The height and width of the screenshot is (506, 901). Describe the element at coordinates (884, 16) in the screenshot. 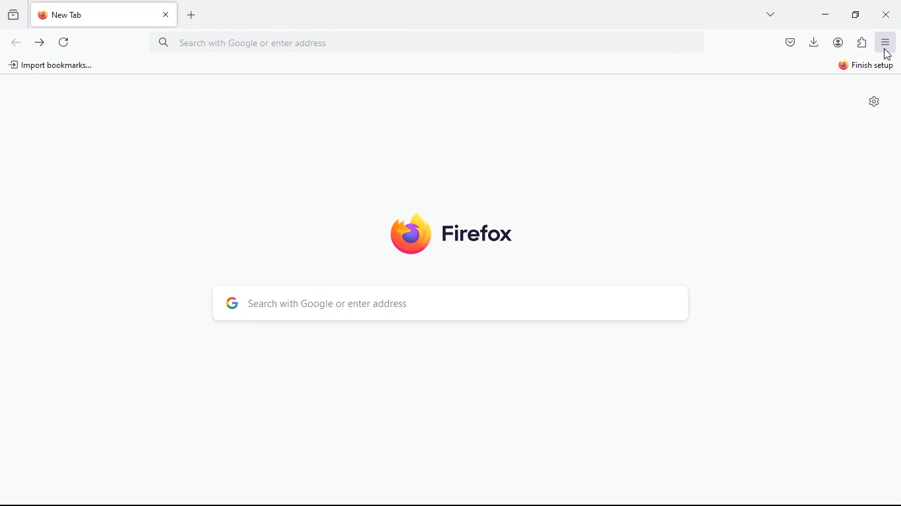

I see `close` at that location.